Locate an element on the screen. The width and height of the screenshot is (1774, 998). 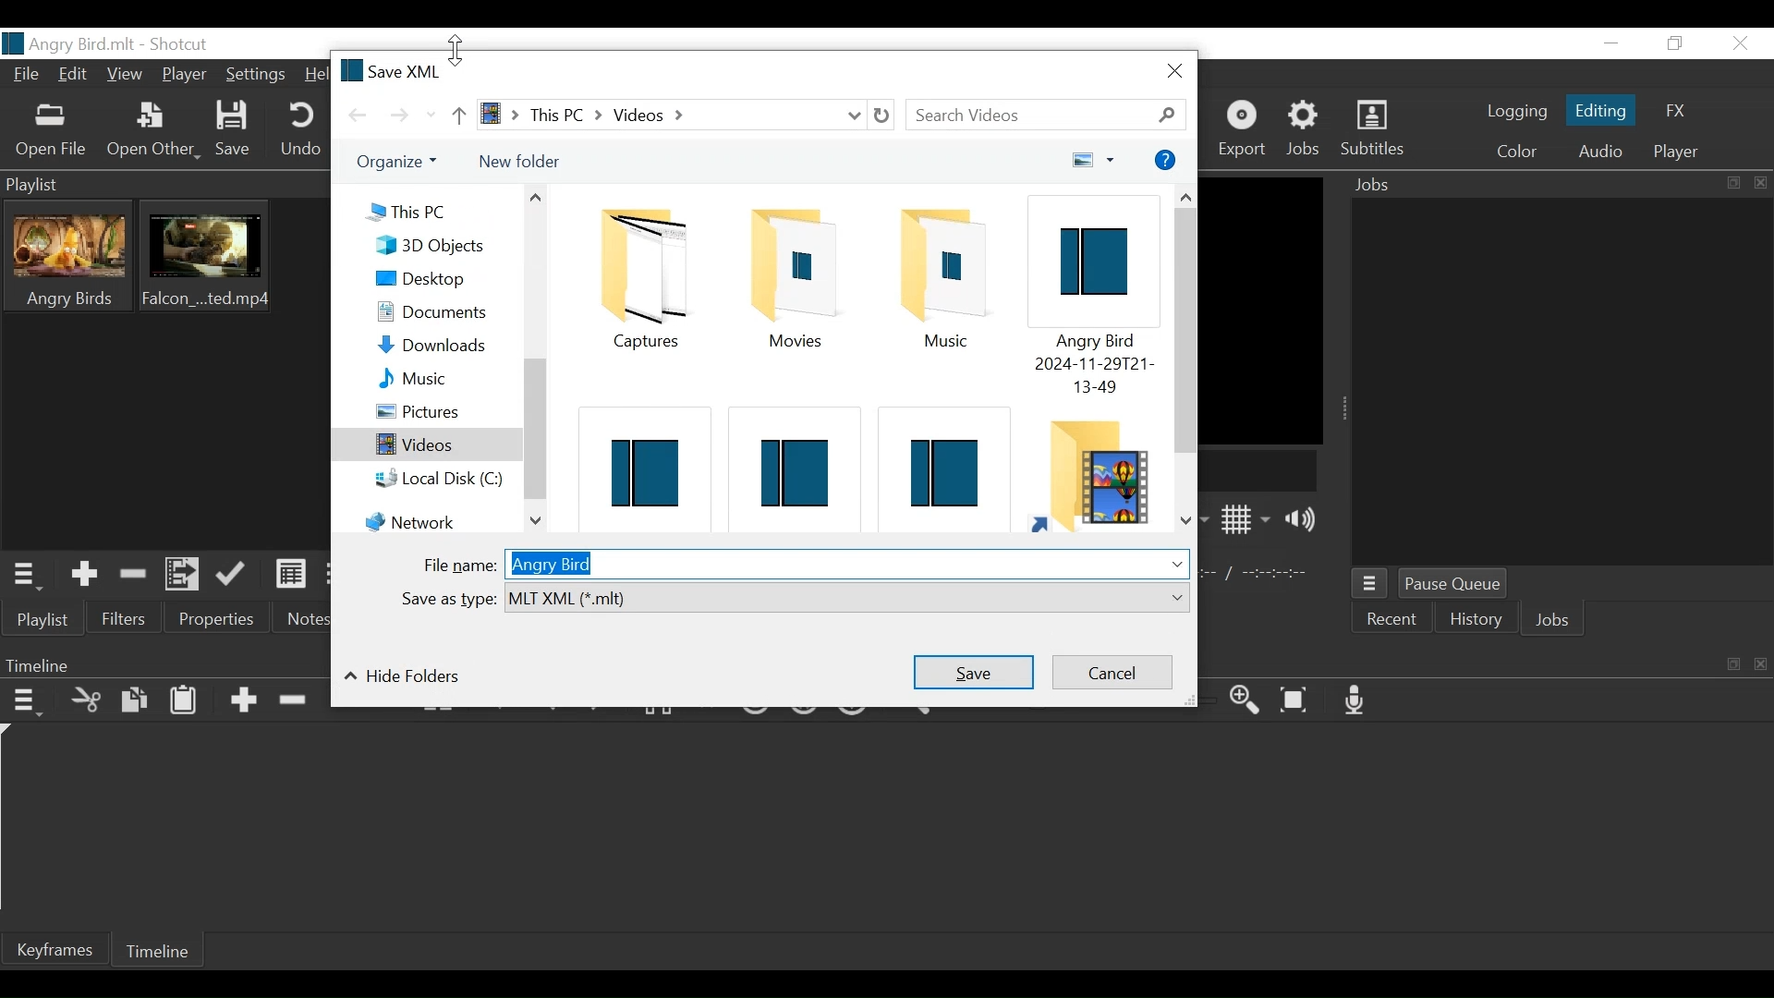
Downloads is located at coordinates (442, 343).